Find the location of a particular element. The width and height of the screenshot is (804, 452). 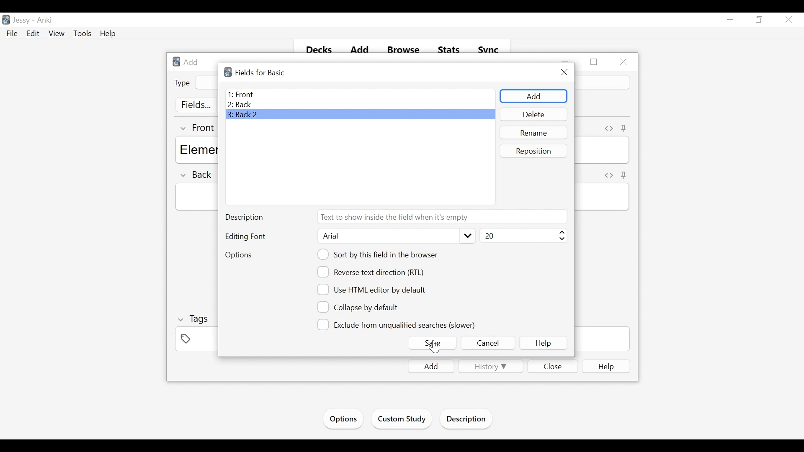

Decks is located at coordinates (320, 50).